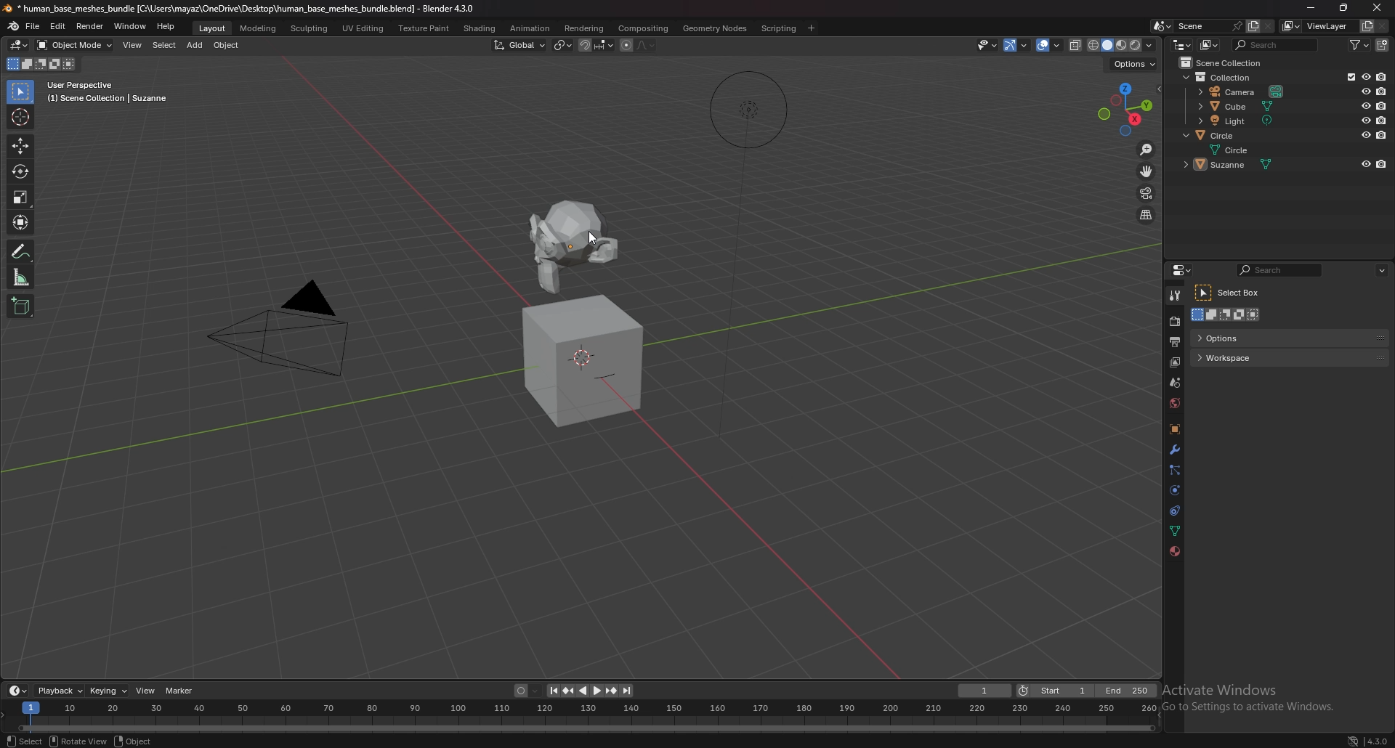  I want to click on collection, so click(1226, 62).